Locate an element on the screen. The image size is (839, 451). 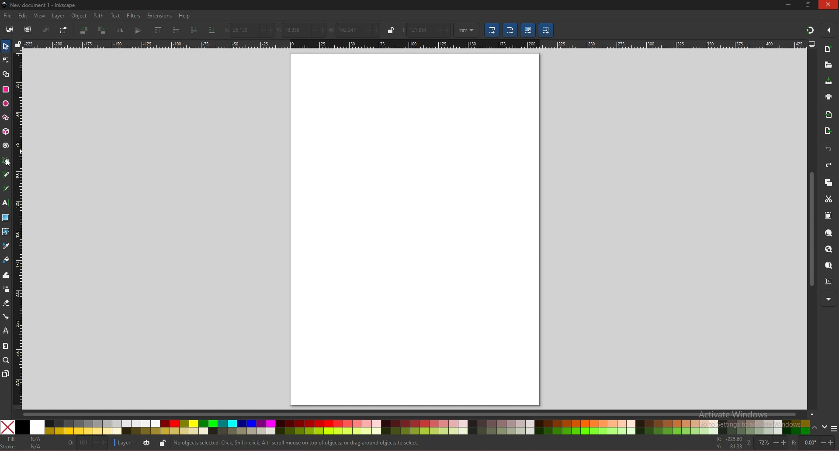
zoom centre page is located at coordinates (830, 280).